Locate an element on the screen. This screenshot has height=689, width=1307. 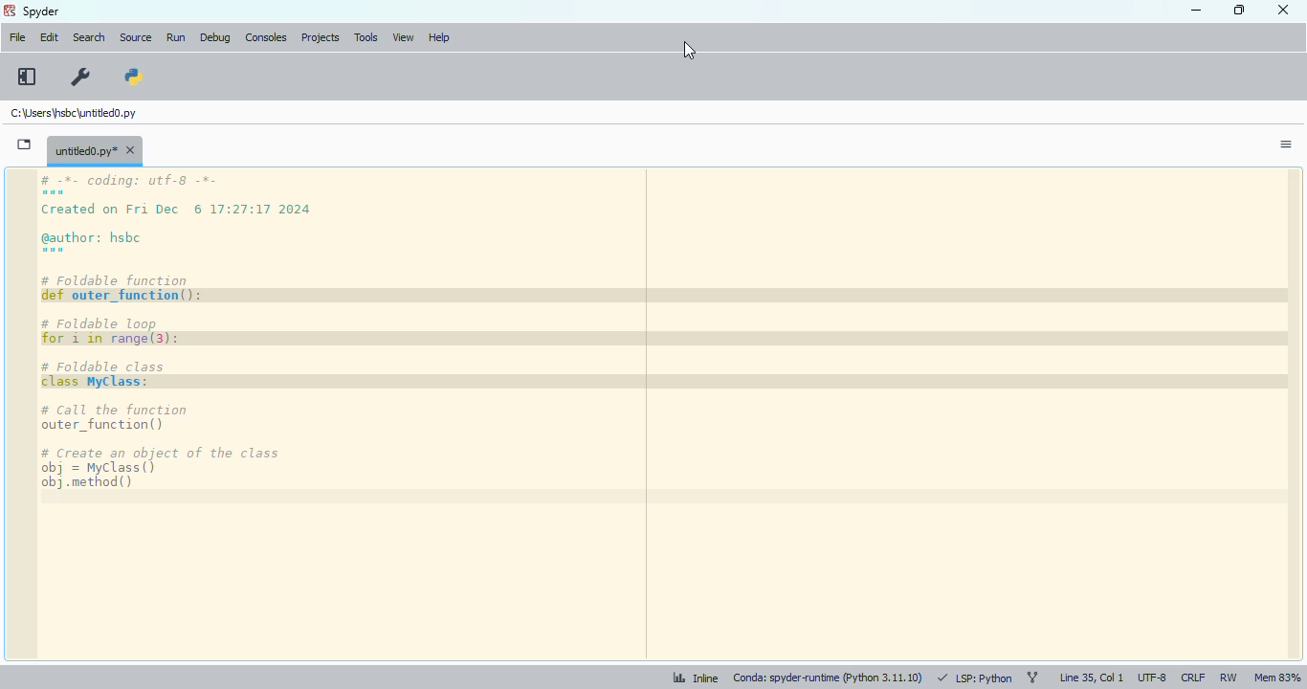
RW is located at coordinates (1229, 677).